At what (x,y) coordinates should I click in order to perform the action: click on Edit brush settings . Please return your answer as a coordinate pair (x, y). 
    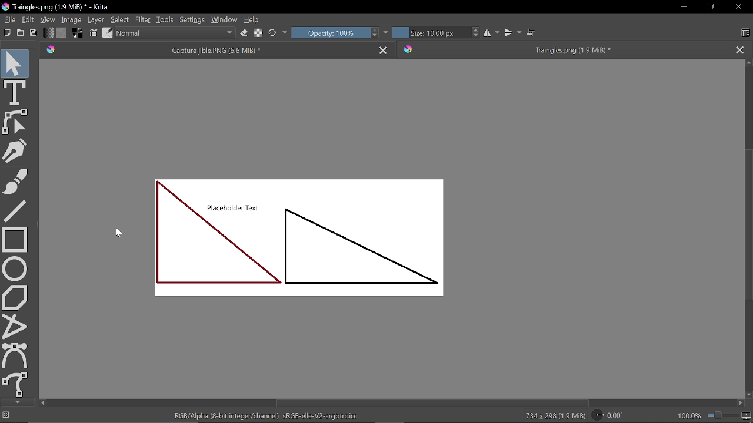
    Looking at the image, I should click on (94, 33).